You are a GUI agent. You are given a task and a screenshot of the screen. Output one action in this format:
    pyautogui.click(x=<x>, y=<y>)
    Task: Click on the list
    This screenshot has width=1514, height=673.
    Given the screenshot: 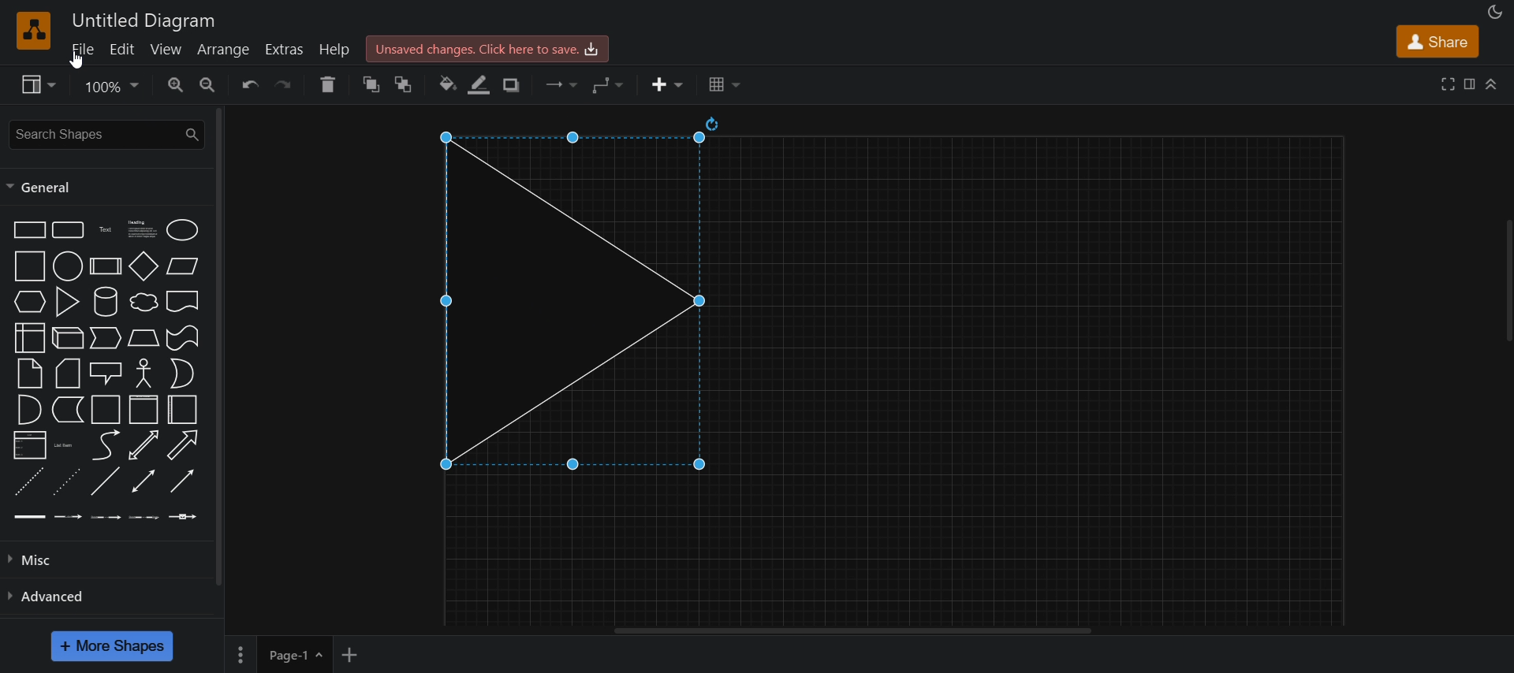 What is the action you would take?
    pyautogui.click(x=30, y=445)
    